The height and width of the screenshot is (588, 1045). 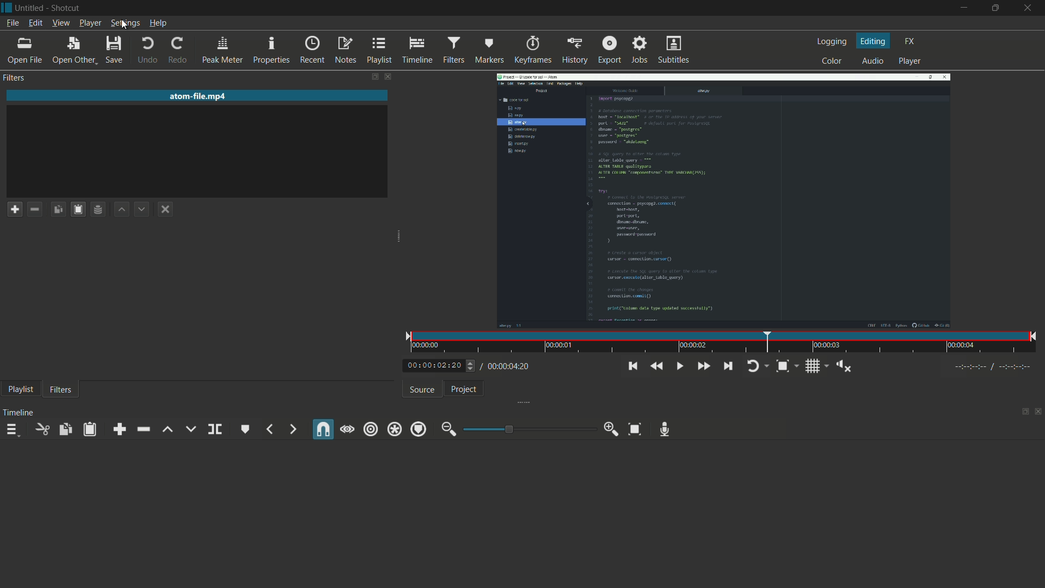 What do you see at coordinates (12, 430) in the screenshot?
I see `timeline menu` at bounding box center [12, 430].